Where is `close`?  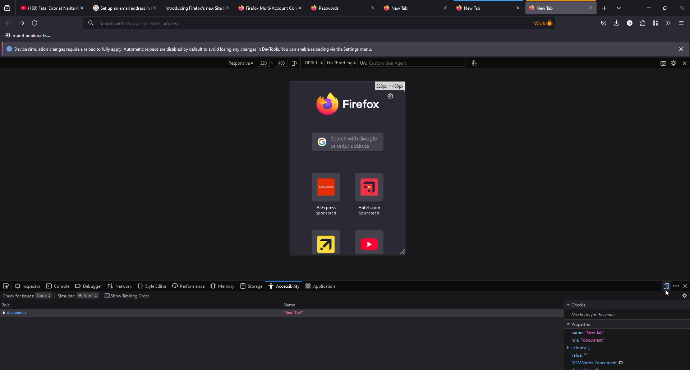
close is located at coordinates (683, 7).